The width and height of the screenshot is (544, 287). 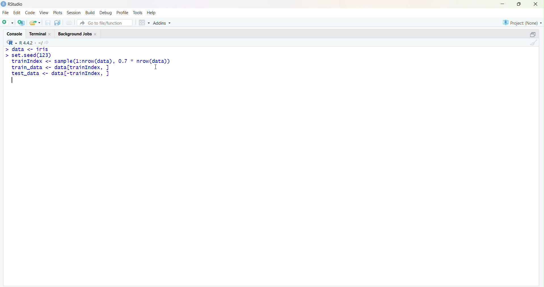 What do you see at coordinates (104, 22) in the screenshot?
I see `Go to file/function` at bounding box center [104, 22].